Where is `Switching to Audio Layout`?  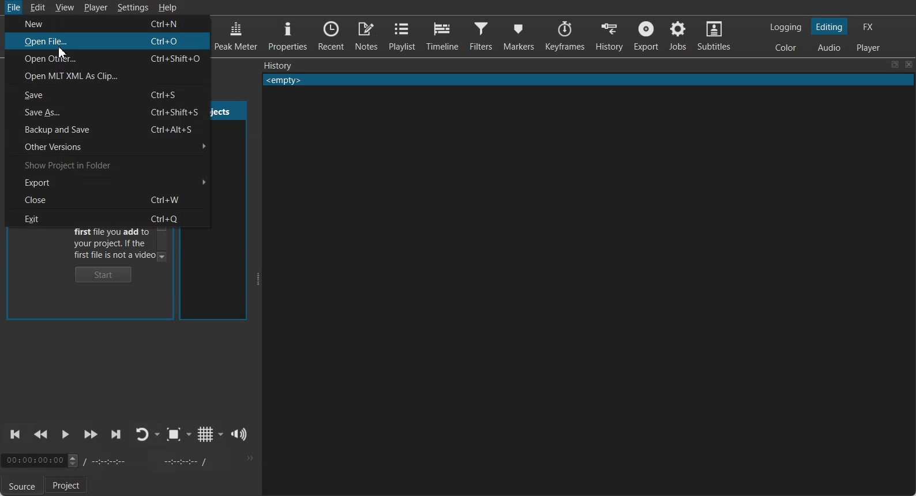
Switching to Audio Layout is located at coordinates (829, 46).